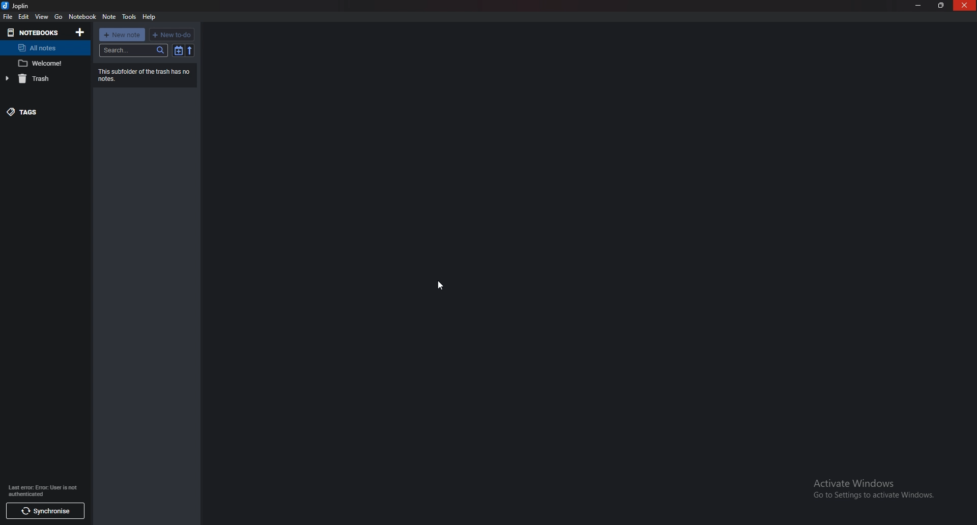 The height and width of the screenshot is (525, 977). Describe the element at coordinates (82, 17) in the screenshot. I see `note book` at that location.